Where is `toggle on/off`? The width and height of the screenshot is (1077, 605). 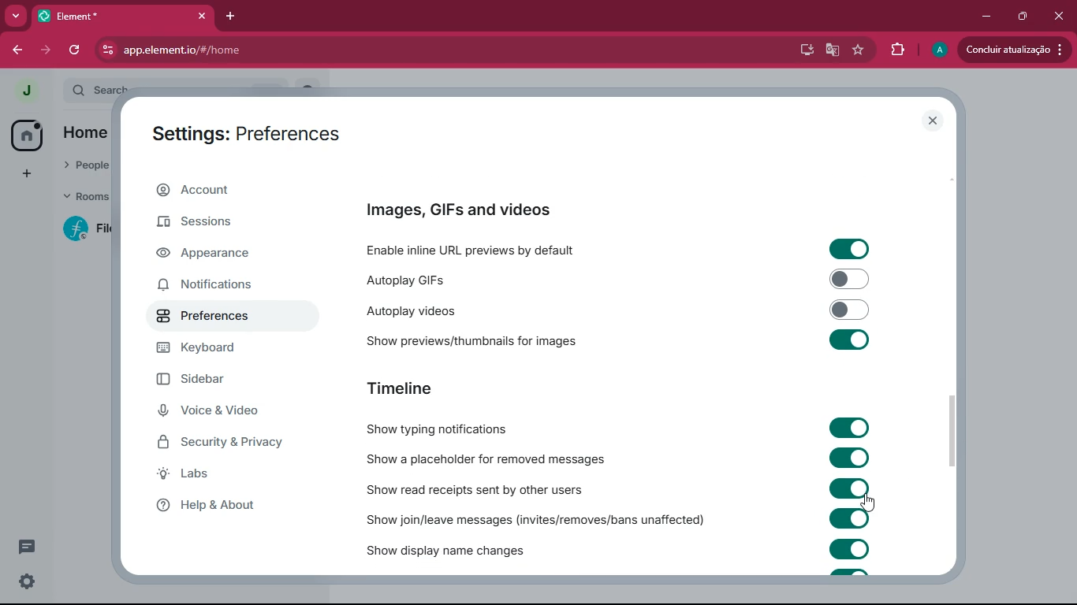
toggle on/off is located at coordinates (850, 488).